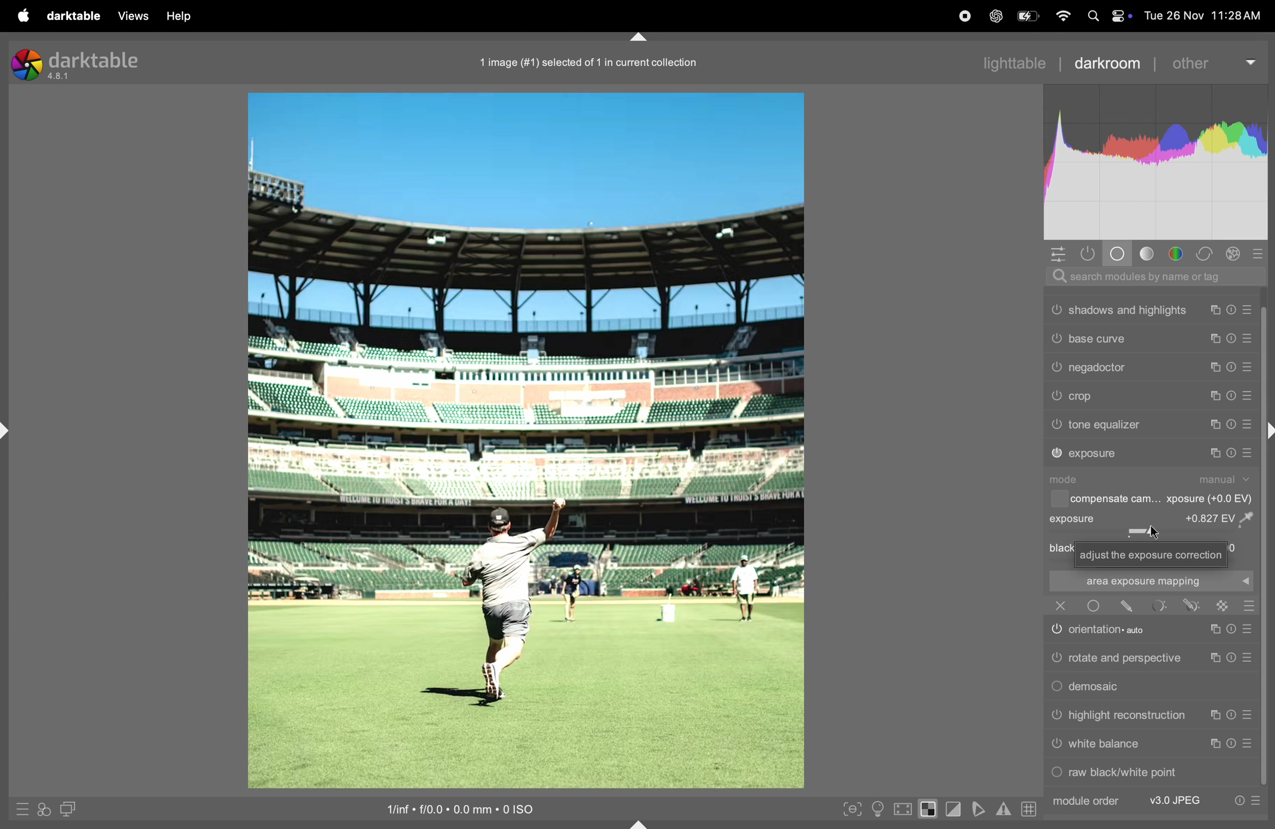 This screenshot has width=1275, height=829. What do you see at coordinates (1129, 716) in the screenshot?
I see `highlight reconstruction` at bounding box center [1129, 716].